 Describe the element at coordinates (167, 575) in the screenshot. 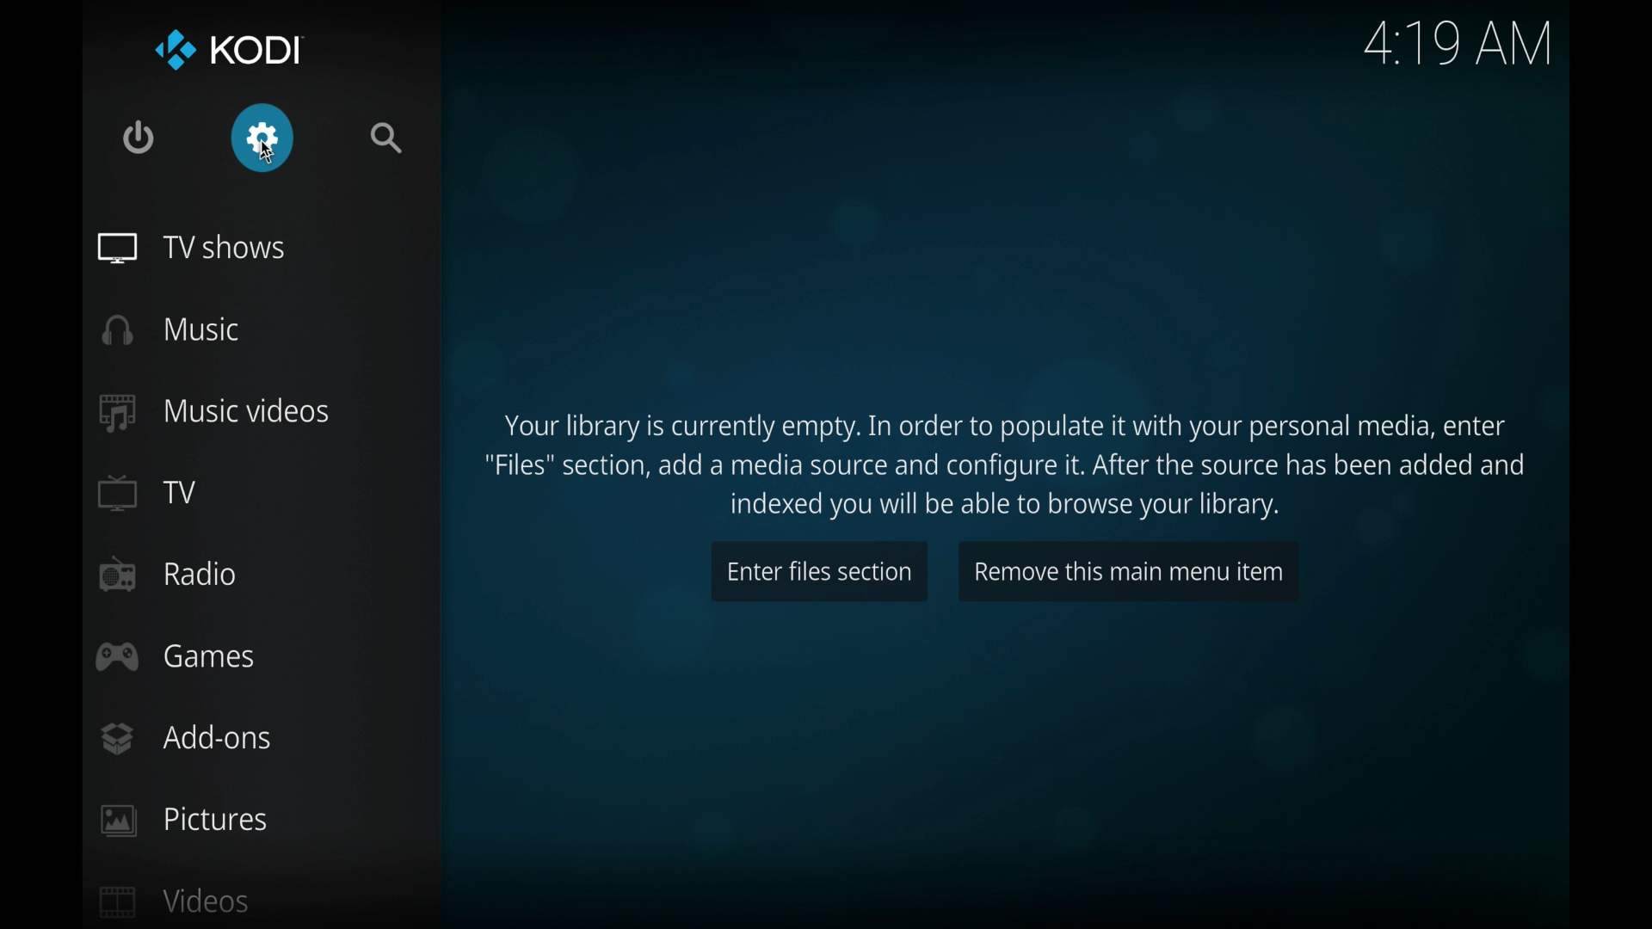

I see `radio` at that location.